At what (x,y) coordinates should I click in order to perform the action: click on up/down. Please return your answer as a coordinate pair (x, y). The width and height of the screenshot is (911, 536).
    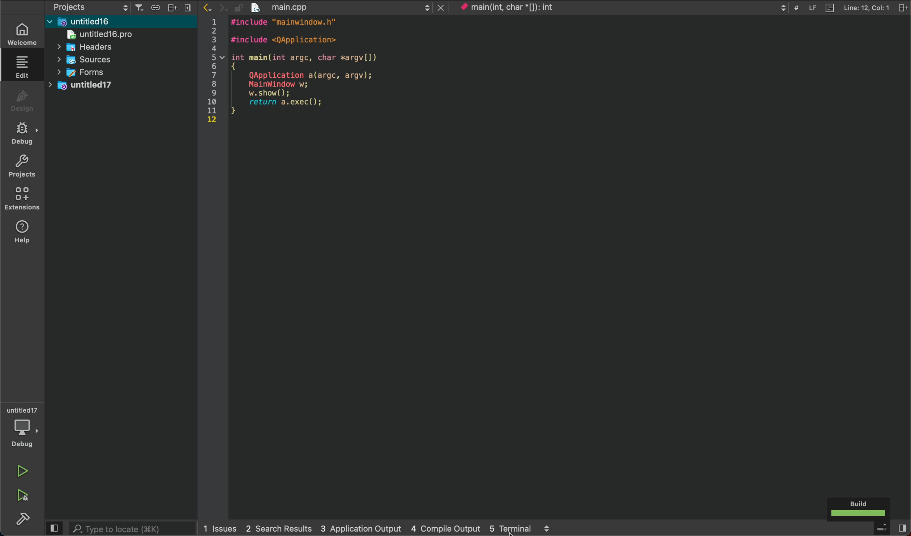
    Looking at the image, I should click on (425, 8).